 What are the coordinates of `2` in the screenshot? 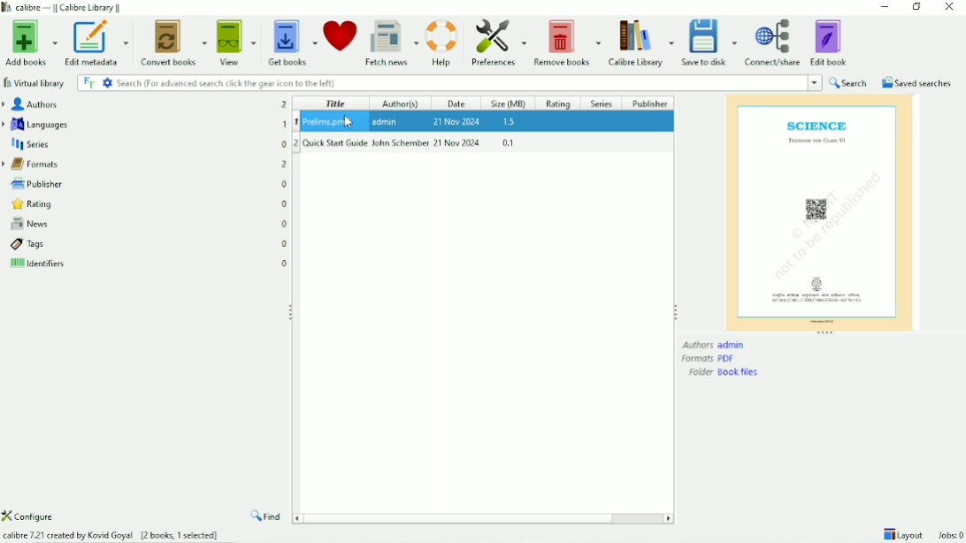 It's located at (296, 143).